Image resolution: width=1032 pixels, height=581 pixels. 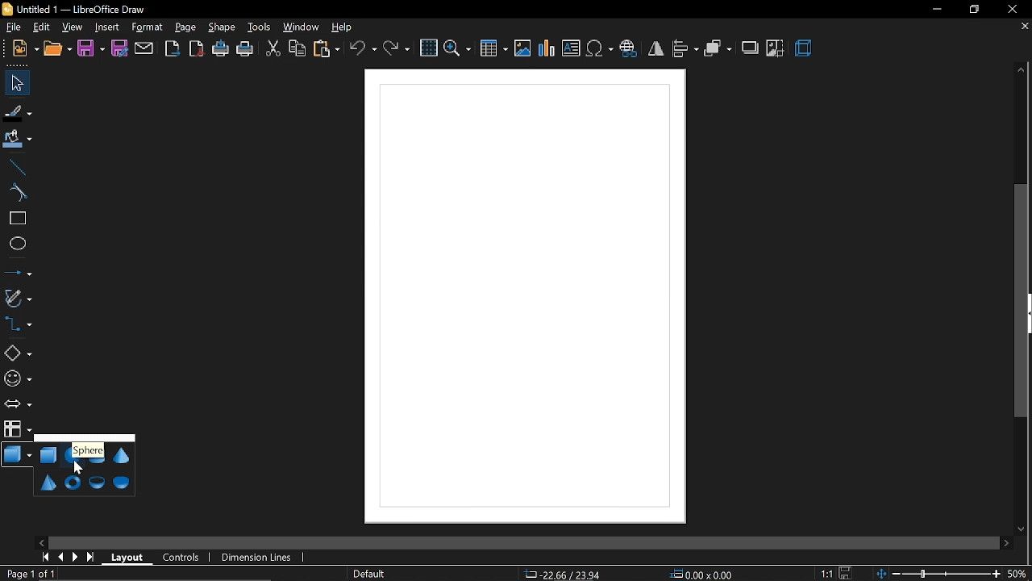 I want to click on move left, so click(x=43, y=543).